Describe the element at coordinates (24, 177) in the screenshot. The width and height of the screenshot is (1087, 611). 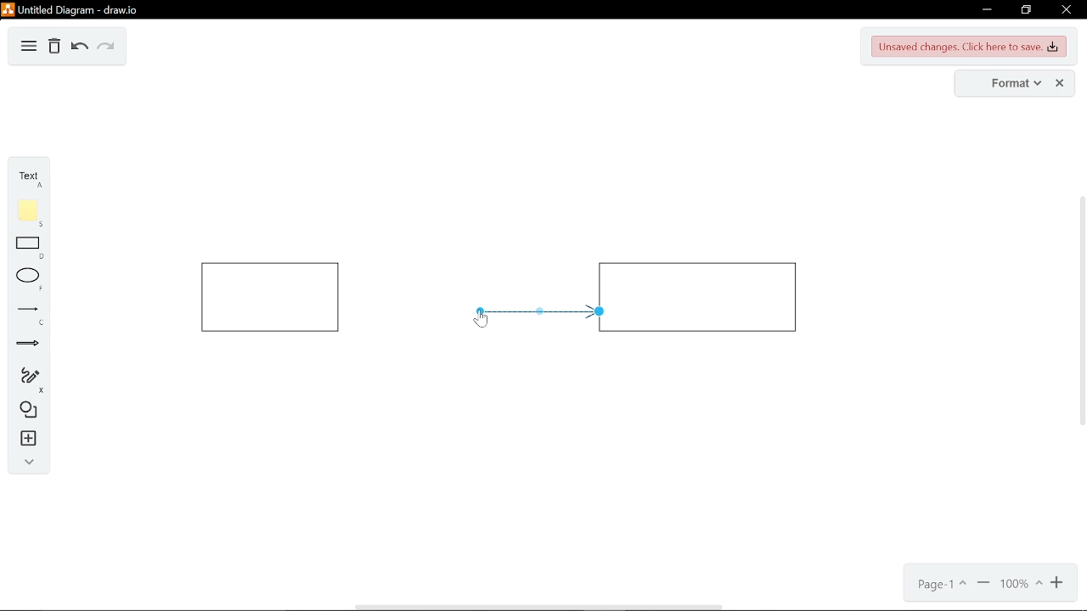
I see `text` at that location.